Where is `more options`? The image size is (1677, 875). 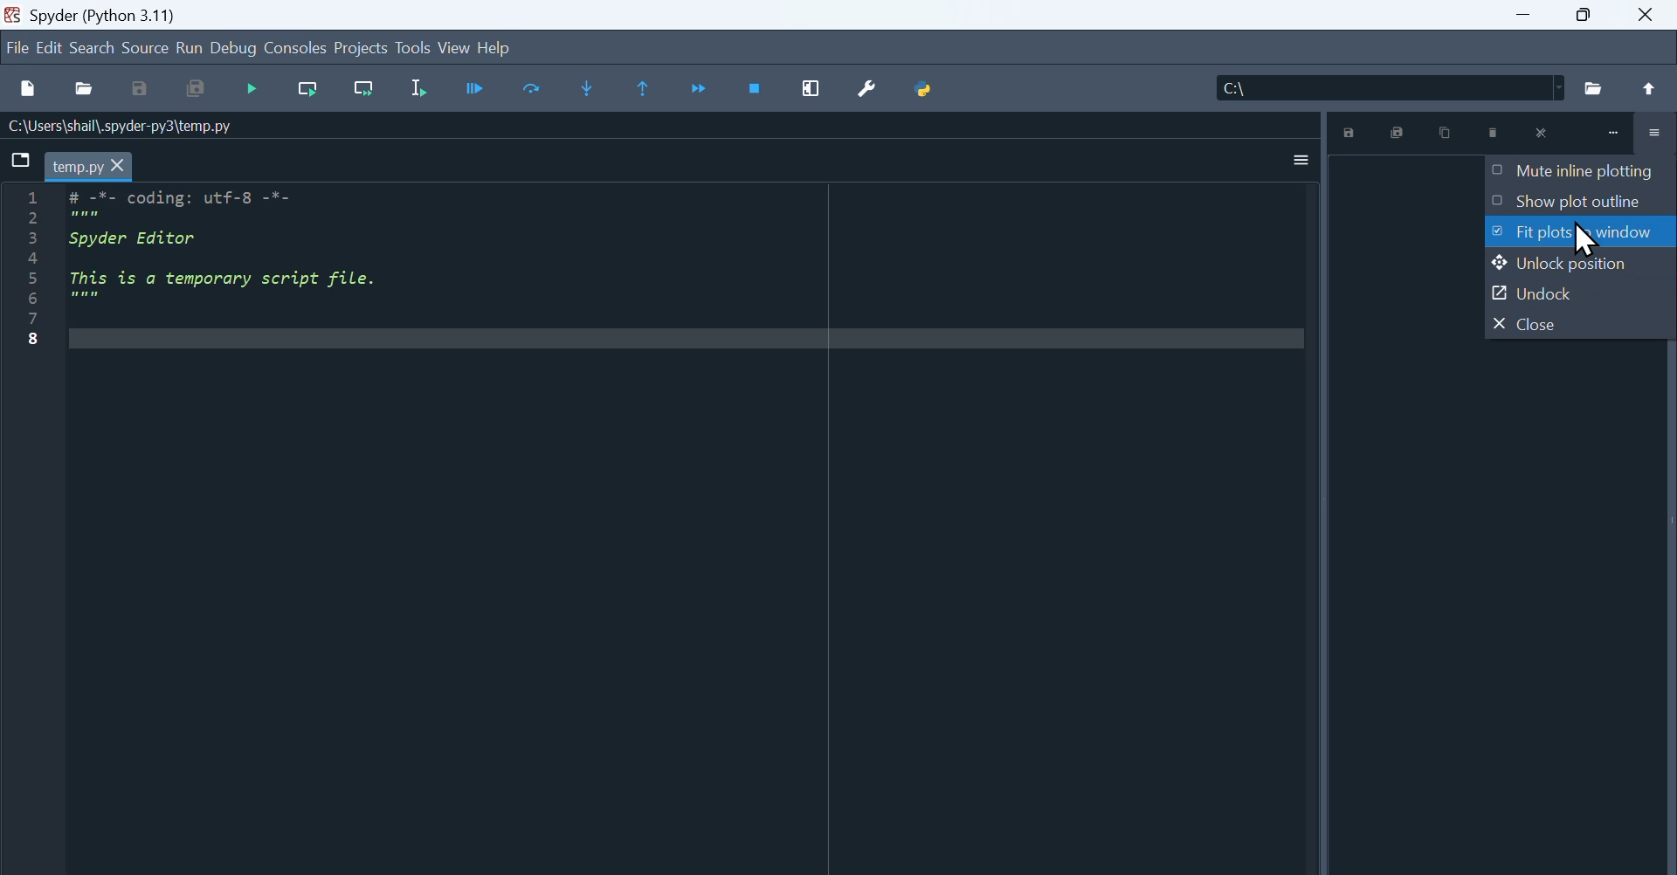
more options is located at coordinates (1651, 134).